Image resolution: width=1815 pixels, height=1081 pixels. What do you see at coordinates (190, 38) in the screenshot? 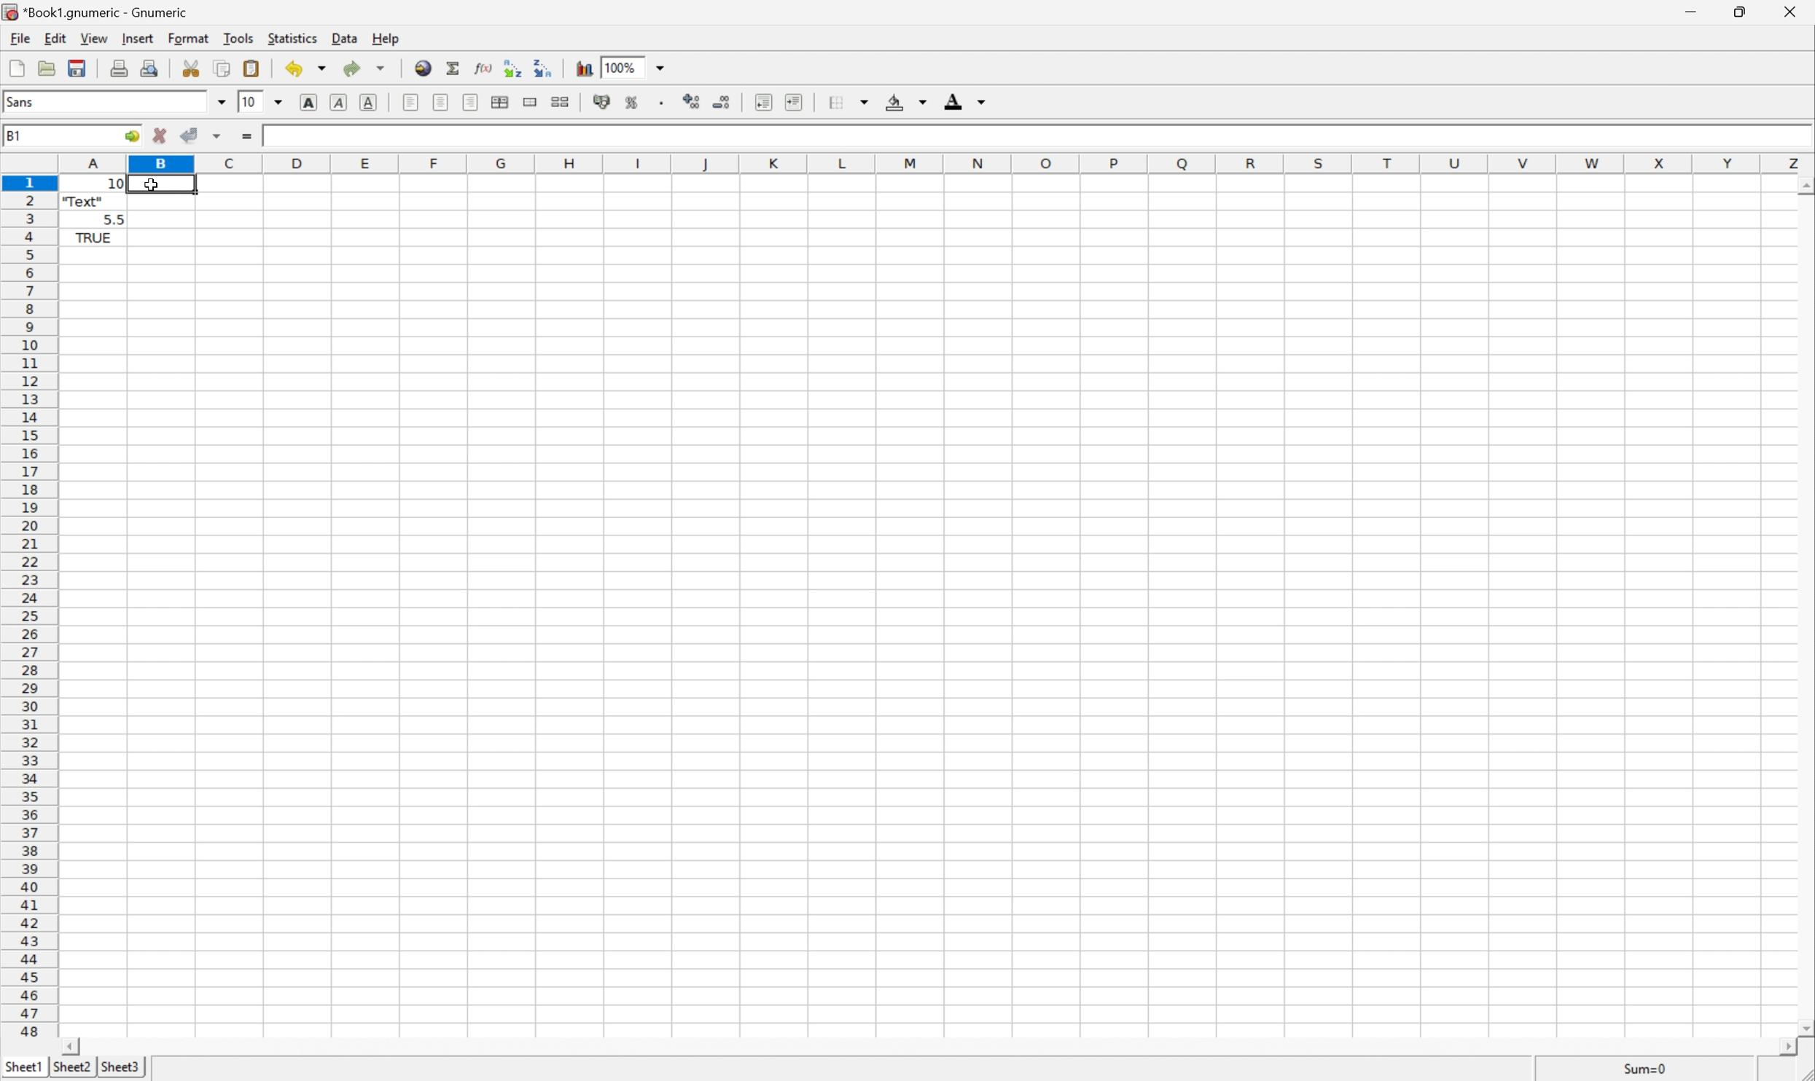
I see `Format` at bounding box center [190, 38].